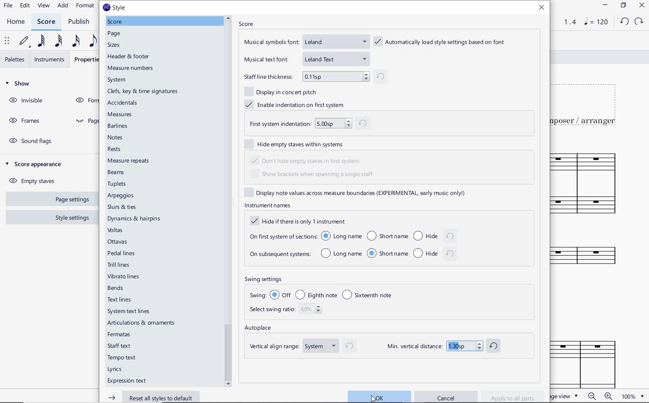 This screenshot has height=403, width=649. I want to click on ests, so click(115, 149).